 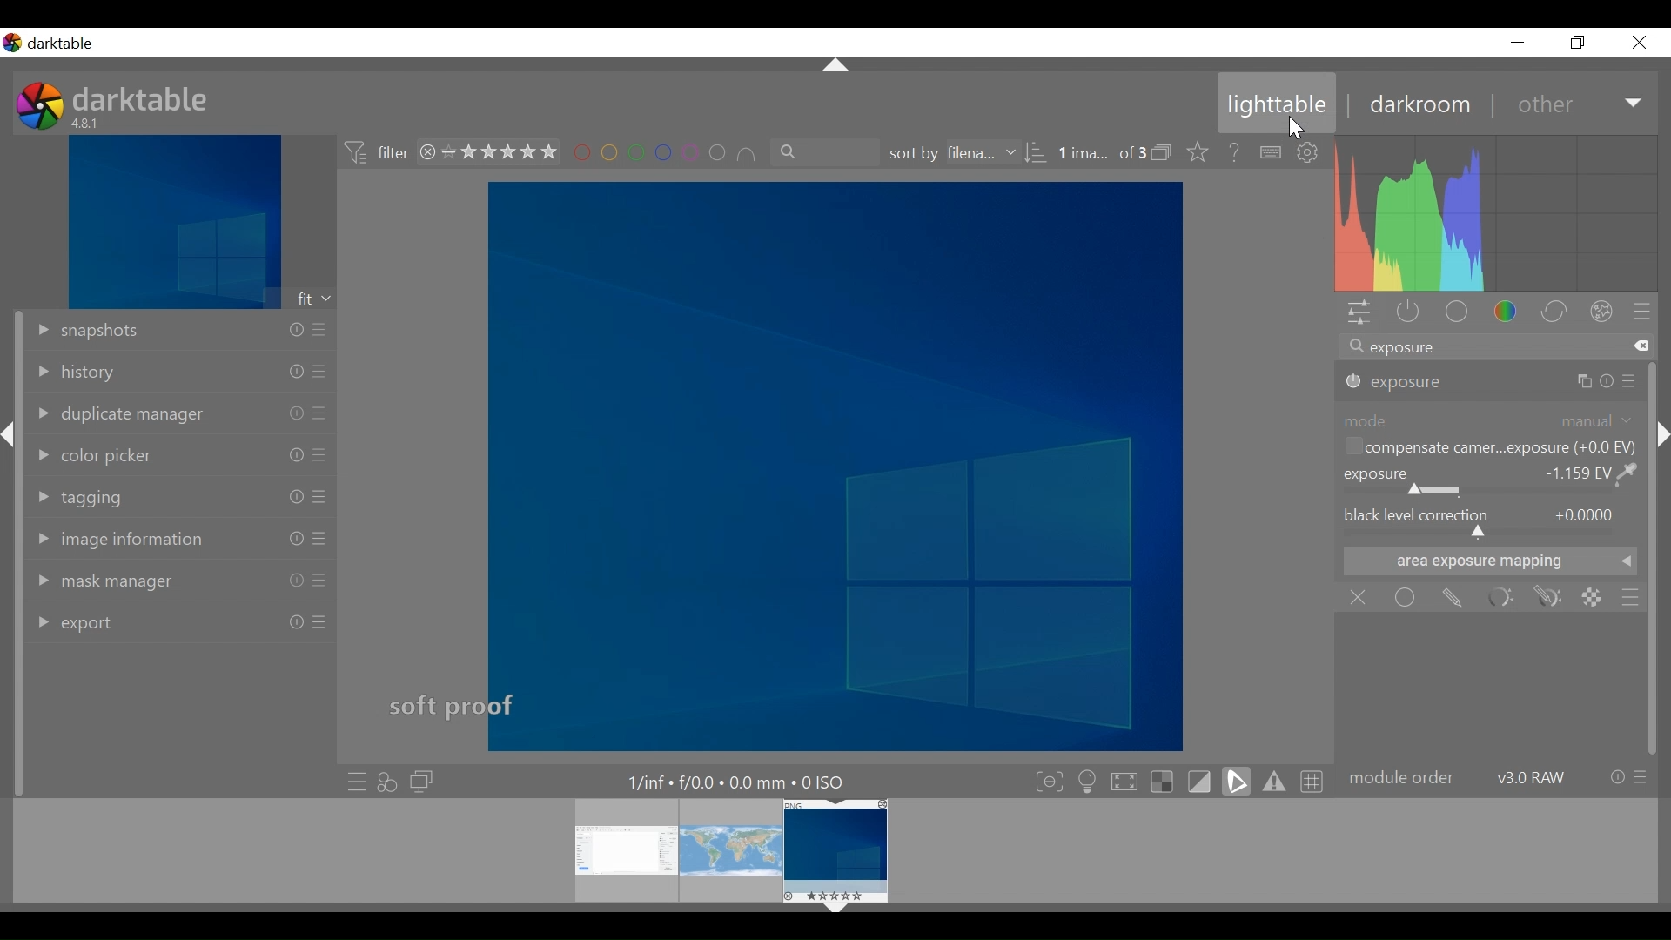 What do you see at coordinates (40, 105) in the screenshot?
I see `logo` at bounding box center [40, 105].